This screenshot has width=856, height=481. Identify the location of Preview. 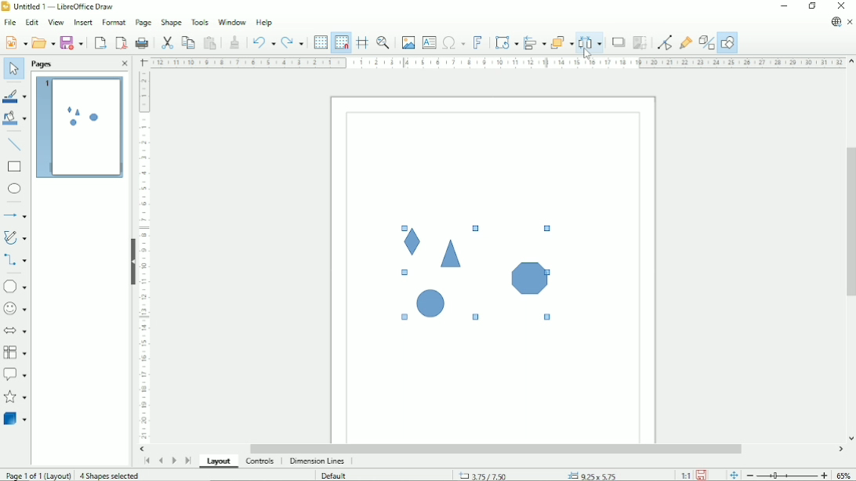
(79, 128).